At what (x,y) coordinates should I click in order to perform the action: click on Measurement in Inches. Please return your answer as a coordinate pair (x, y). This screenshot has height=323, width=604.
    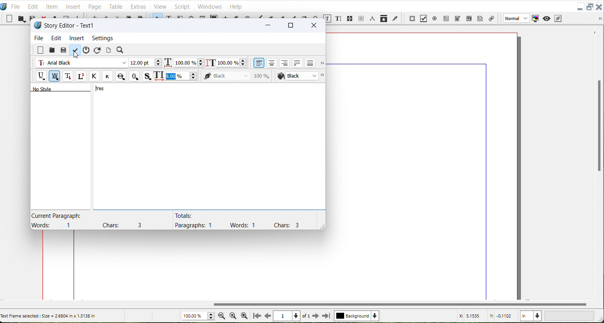
    Looking at the image, I should click on (531, 315).